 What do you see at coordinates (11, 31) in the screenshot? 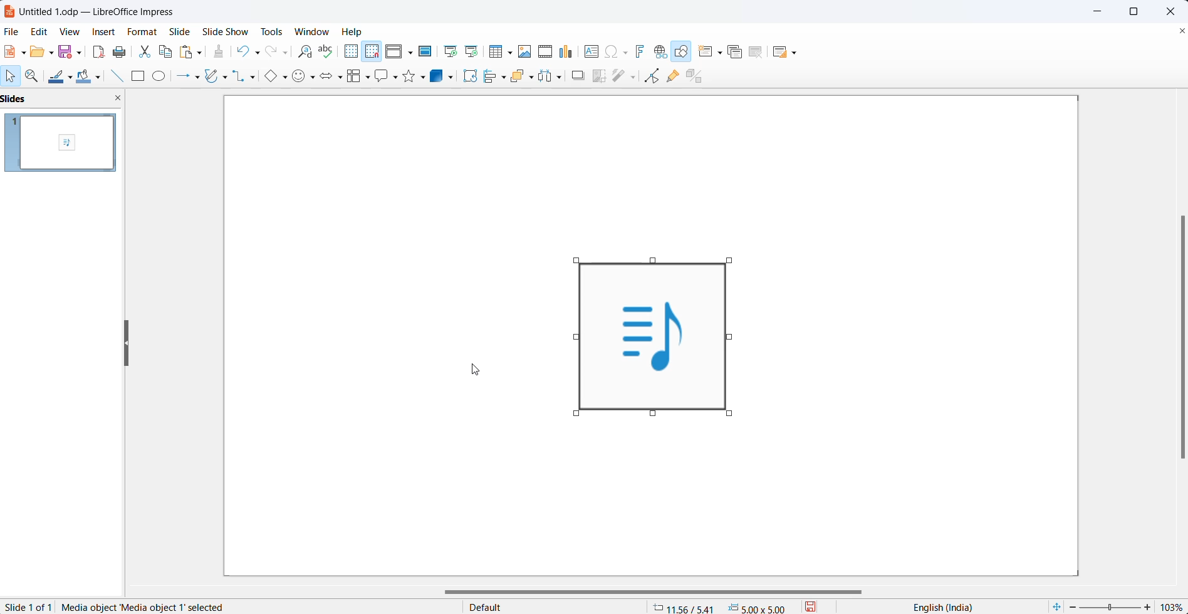
I see `file` at bounding box center [11, 31].